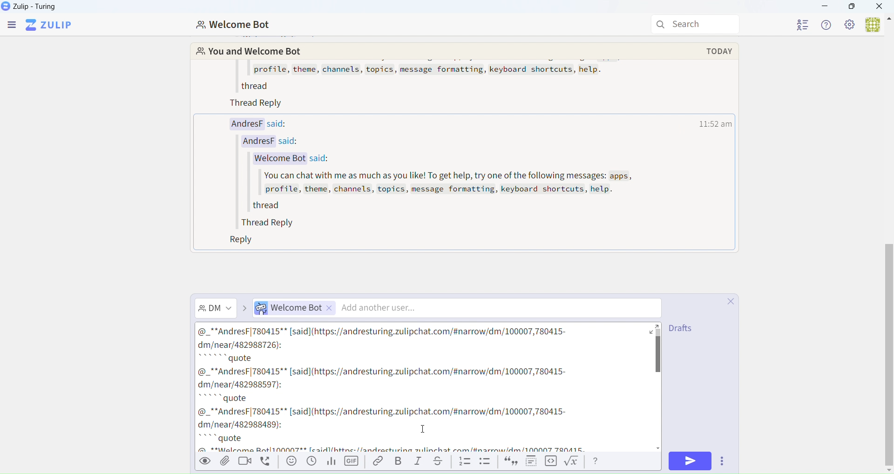 This screenshot has height=474, width=894. I want to click on List, so click(464, 461).